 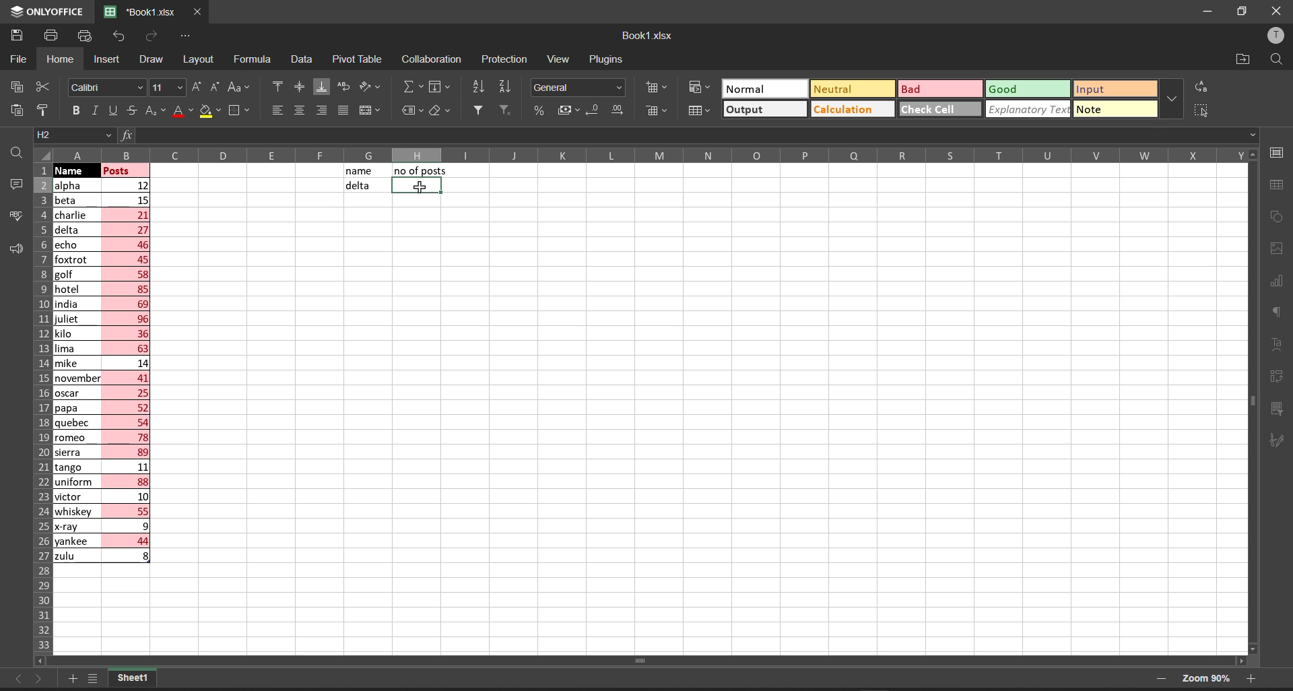 What do you see at coordinates (411, 111) in the screenshot?
I see `named ranges` at bounding box center [411, 111].